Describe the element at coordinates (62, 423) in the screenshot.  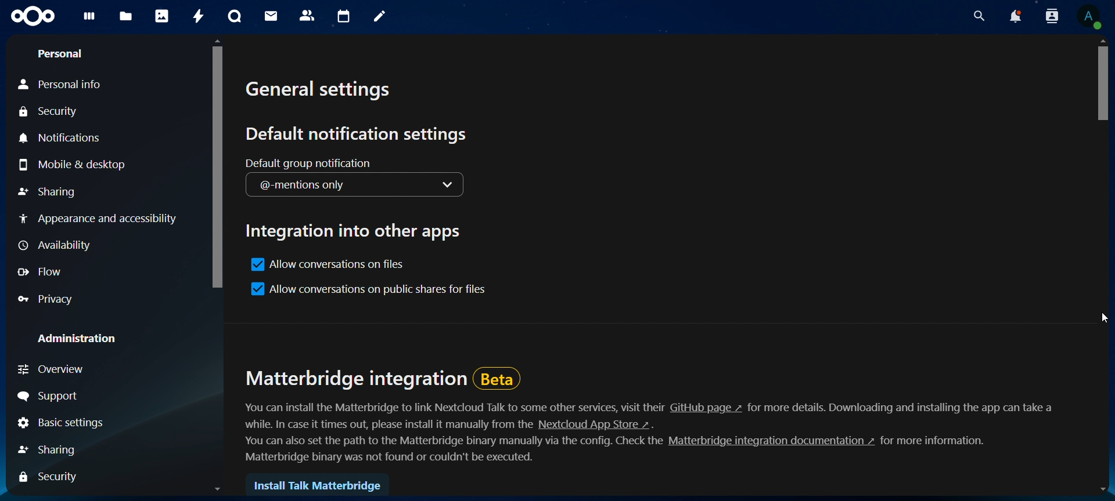
I see `Basic settings` at that location.